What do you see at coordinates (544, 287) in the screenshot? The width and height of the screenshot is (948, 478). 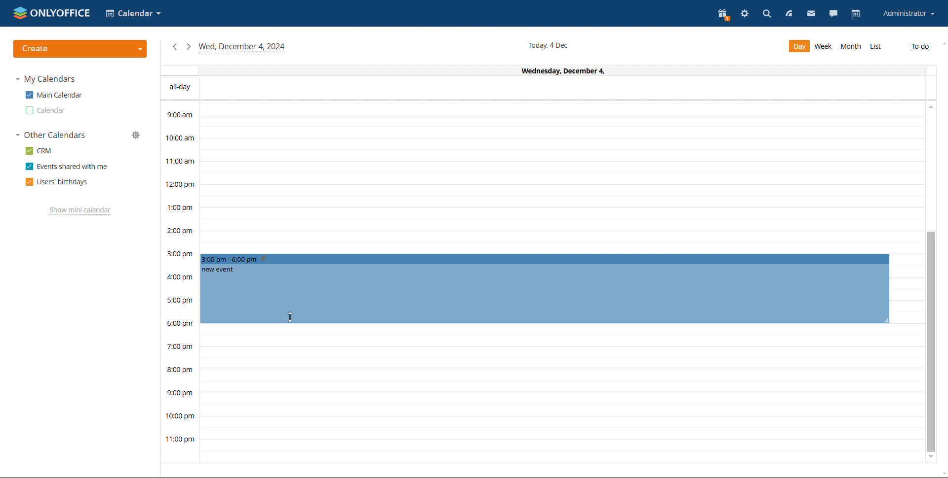 I see `event timings changed` at bounding box center [544, 287].